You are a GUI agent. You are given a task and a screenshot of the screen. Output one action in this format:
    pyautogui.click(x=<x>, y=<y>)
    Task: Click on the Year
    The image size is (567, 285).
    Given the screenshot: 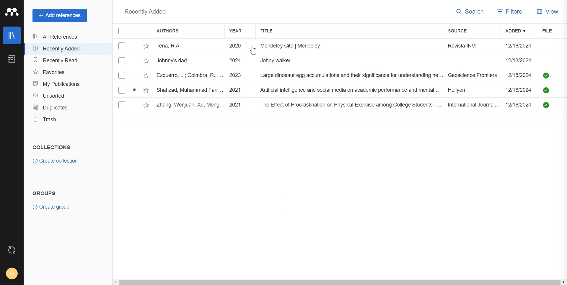 What is the action you would take?
    pyautogui.click(x=240, y=31)
    